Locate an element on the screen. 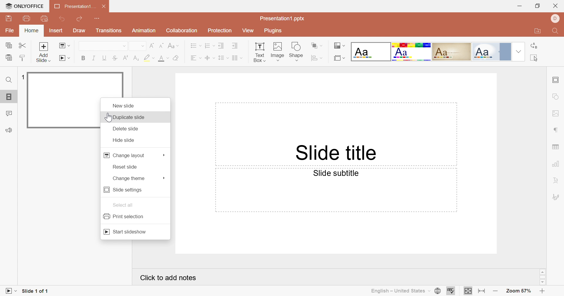 This screenshot has height=296, width=564. Superscript is located at coordinates (125, 57).